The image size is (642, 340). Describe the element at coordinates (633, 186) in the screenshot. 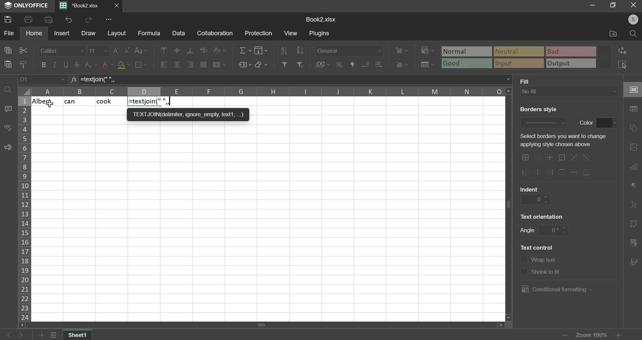

I see `paragraph` at that location.